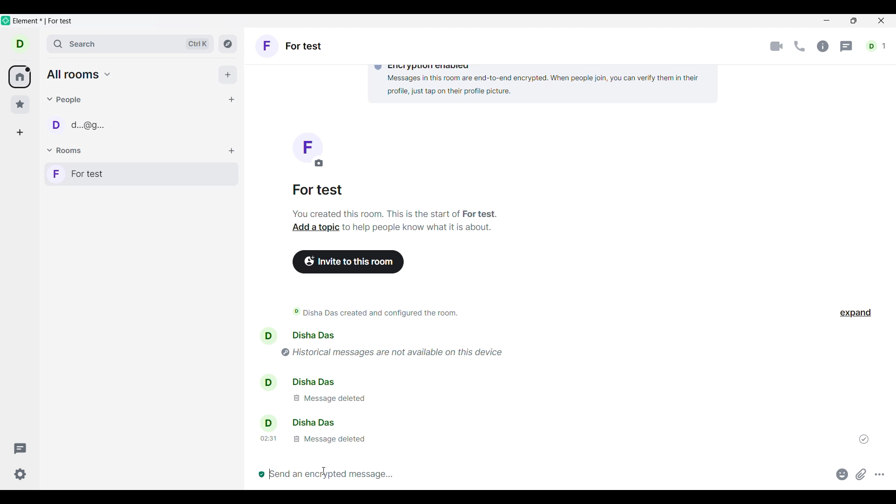 The width and height of the screenshot is (896, 504). What do you see at coordinates (21, 474) in the screenshot?
I see `Current settings` at bounding box center [21, 474].